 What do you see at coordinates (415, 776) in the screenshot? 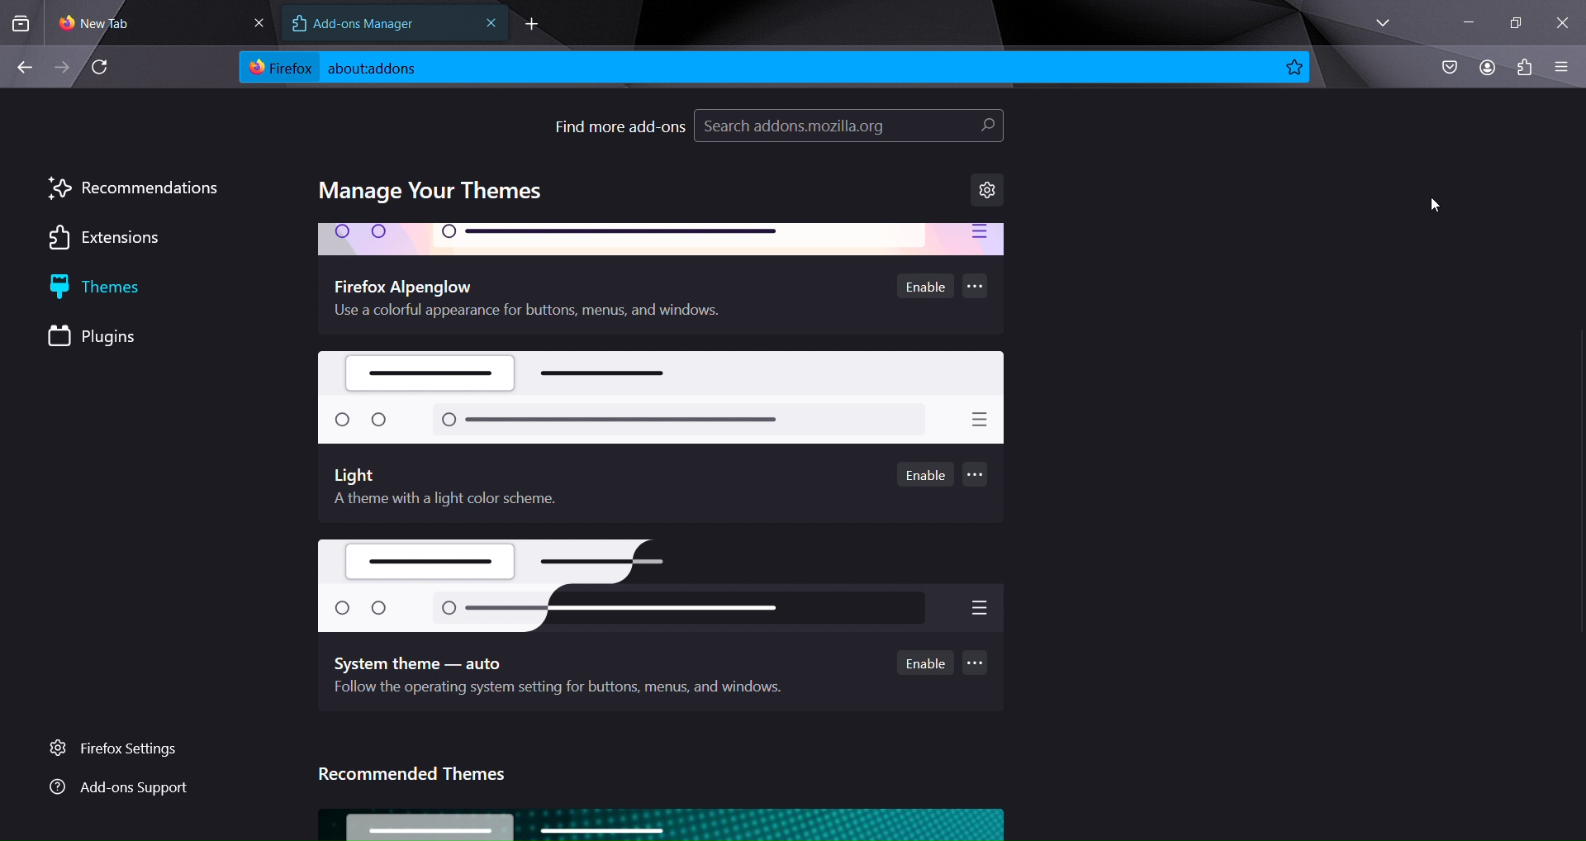
I see `recommended themes` at bounding box center [415, 776].